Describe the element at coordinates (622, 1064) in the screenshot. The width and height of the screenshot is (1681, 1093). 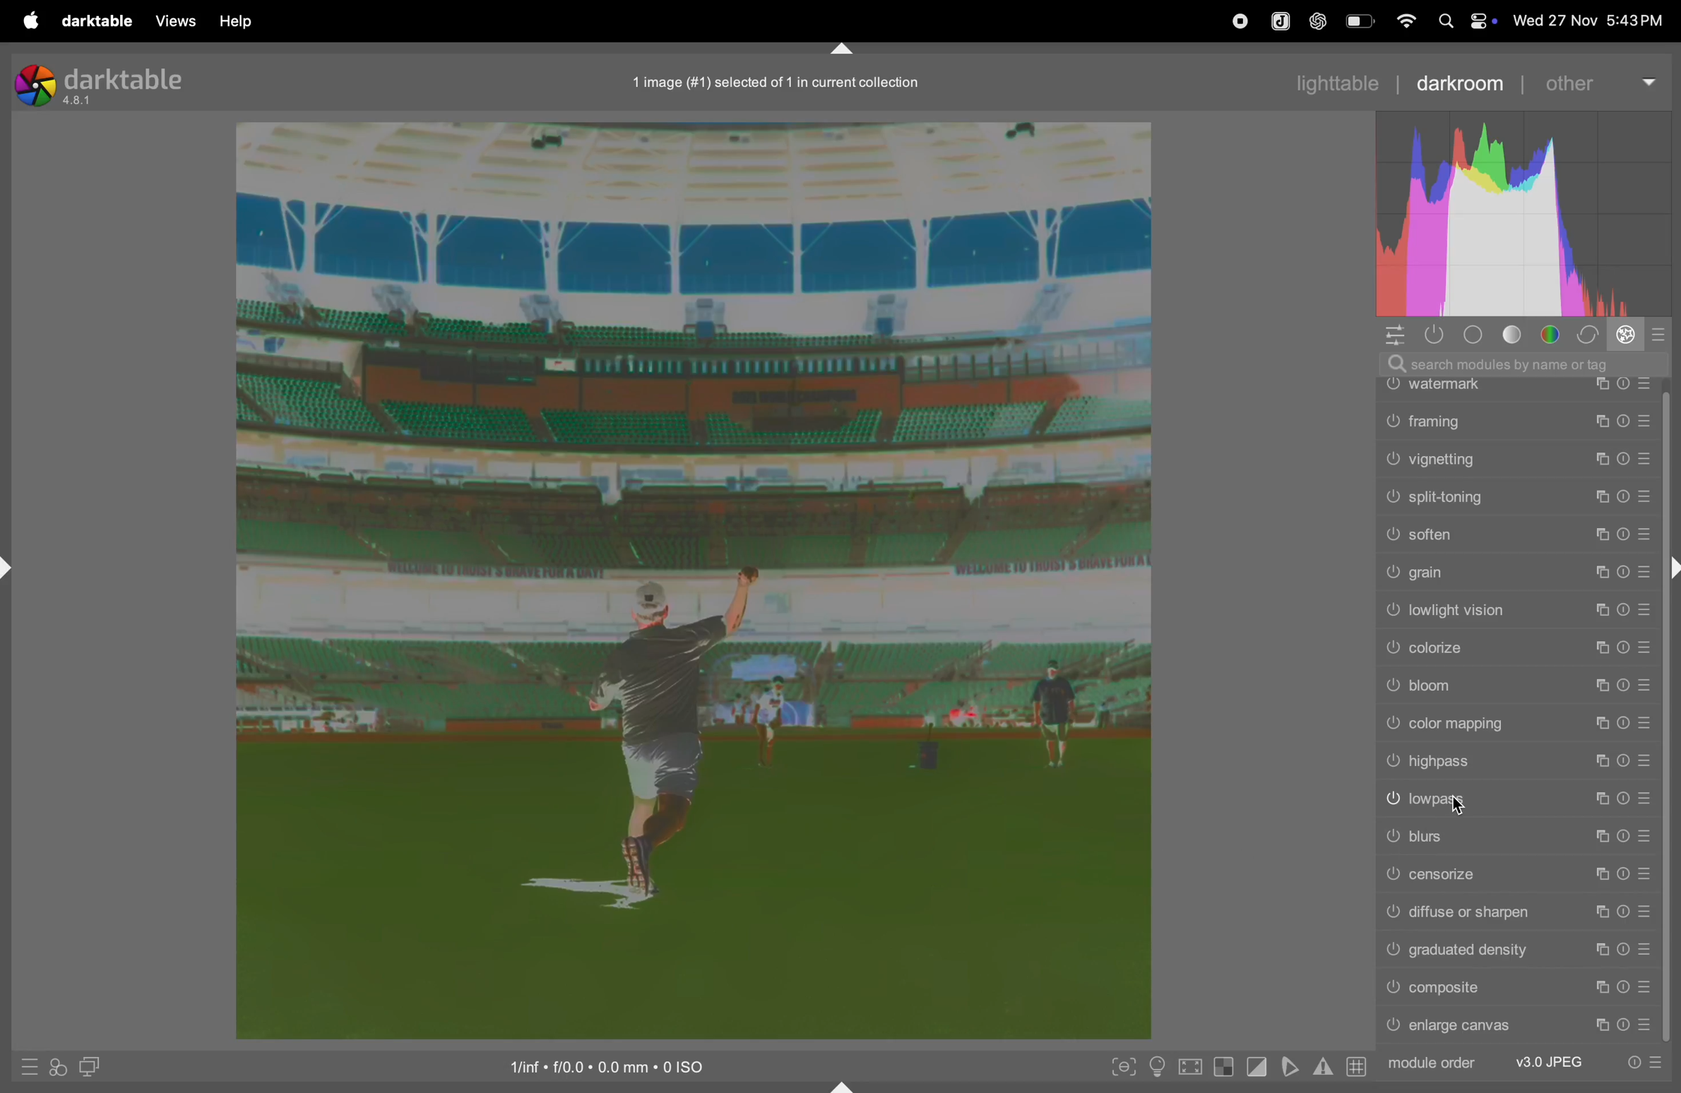
I see `iso` at that location.